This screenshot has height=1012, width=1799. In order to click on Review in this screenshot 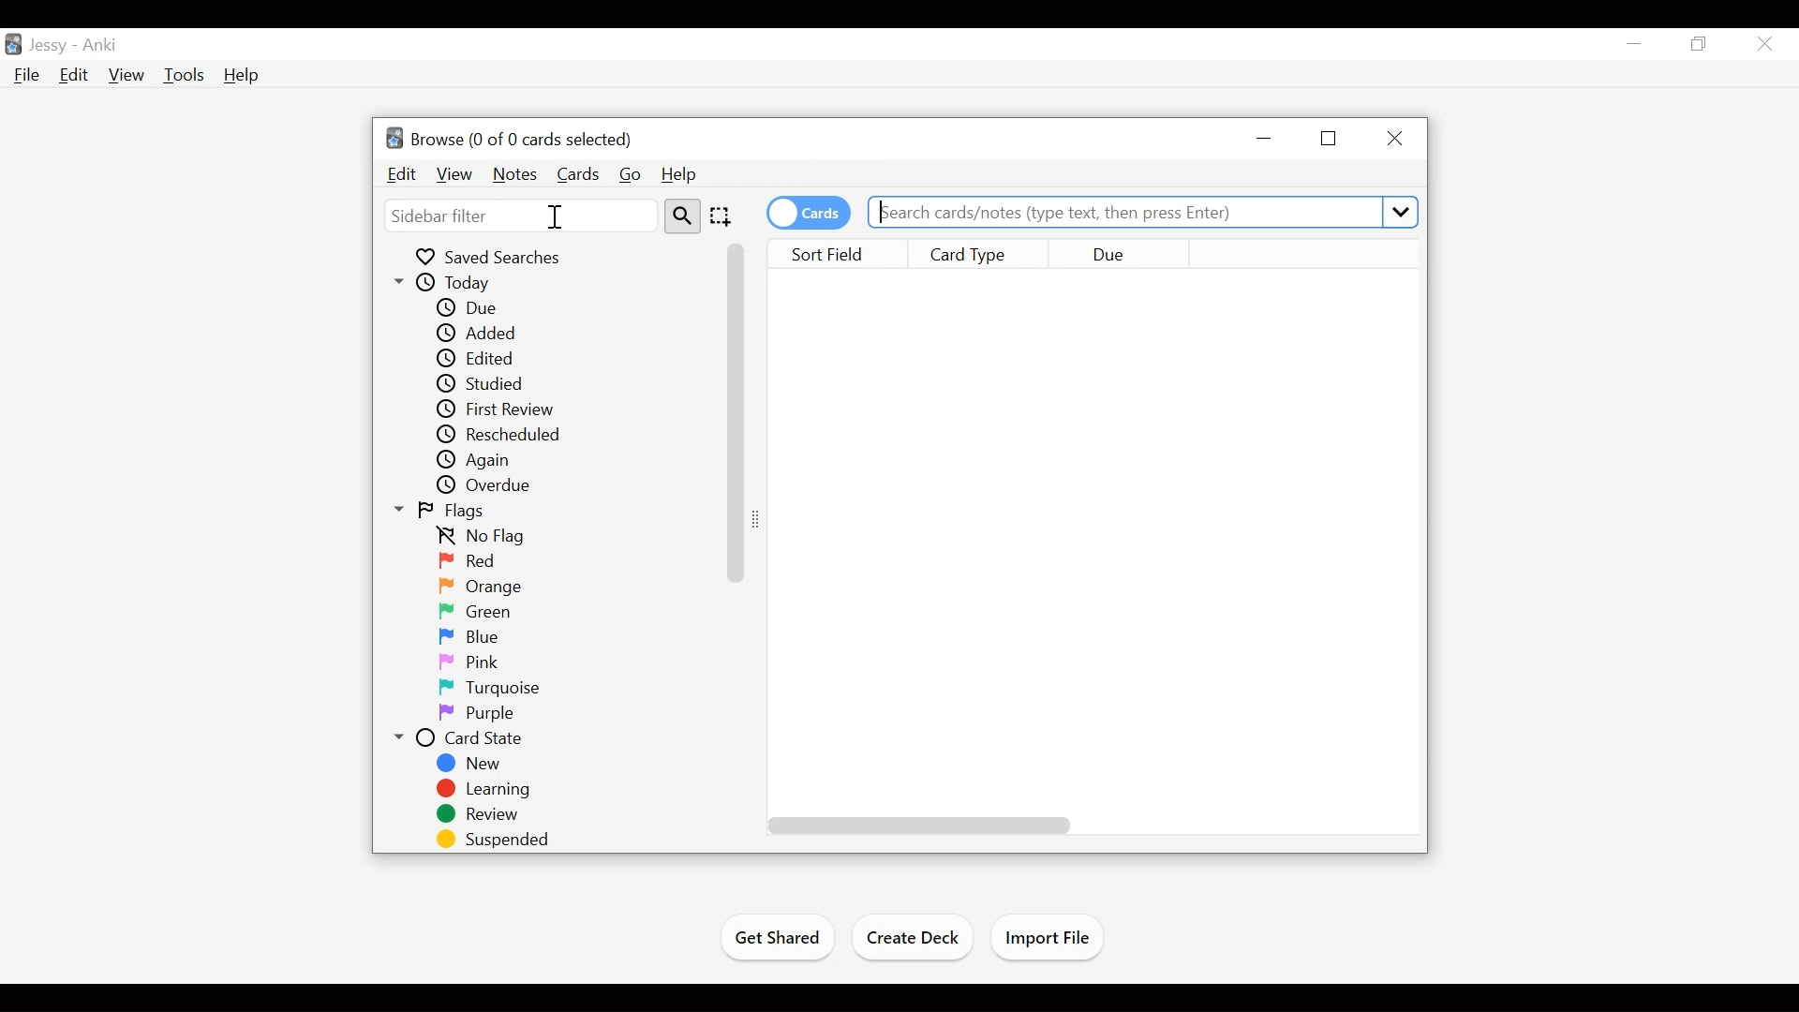, I will do `click(479, 815)`.